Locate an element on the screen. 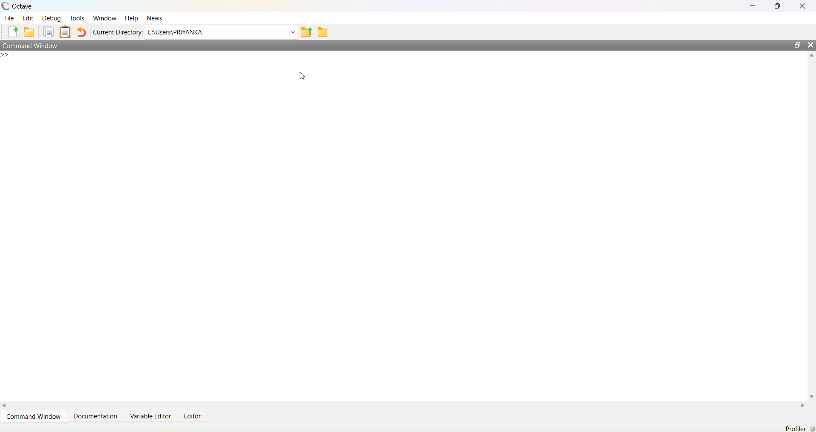 The width and height of the screenshot is (816, 432). Window is located at coordinates (104, 18).